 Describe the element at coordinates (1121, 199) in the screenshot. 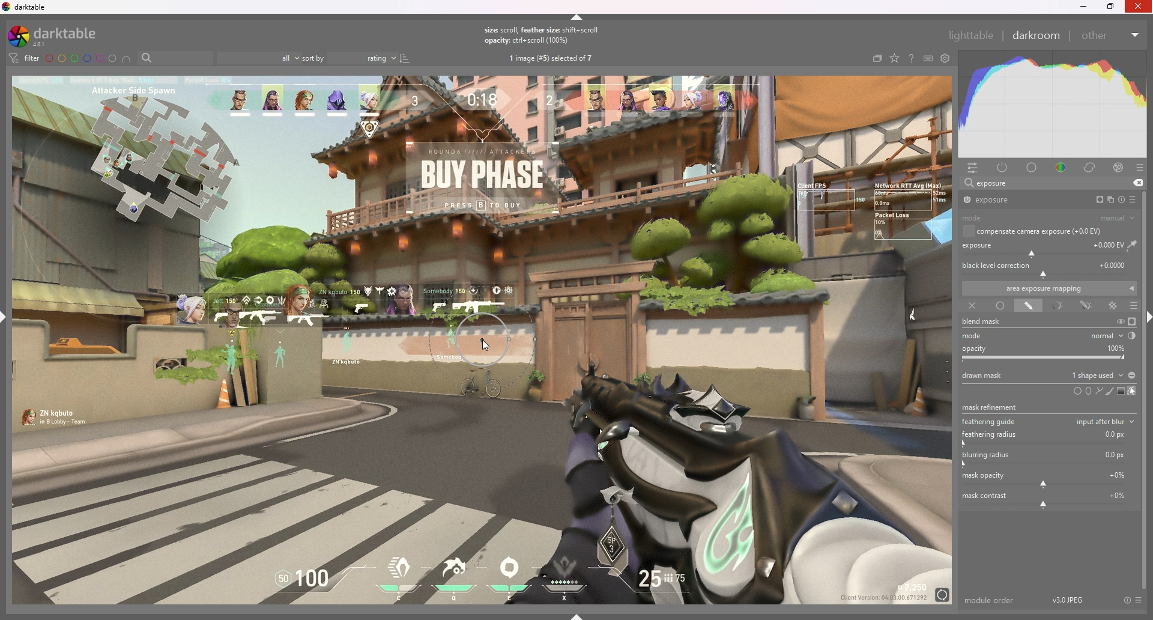

I see `reset` at that location.